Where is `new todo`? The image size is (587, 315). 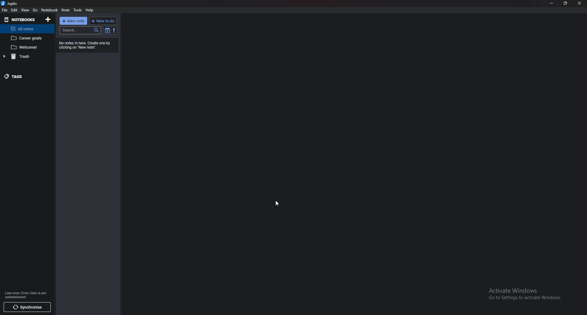 new todo is located at coordinates (103, 21).